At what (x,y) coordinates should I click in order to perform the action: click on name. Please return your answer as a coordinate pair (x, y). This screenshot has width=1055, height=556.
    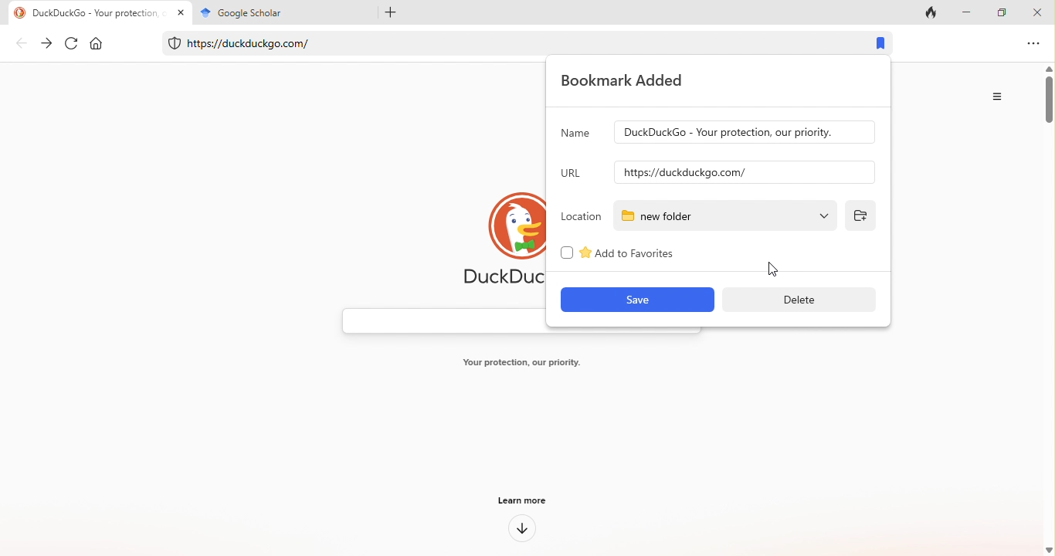
    Looking at the image, I should click on (578, 133).